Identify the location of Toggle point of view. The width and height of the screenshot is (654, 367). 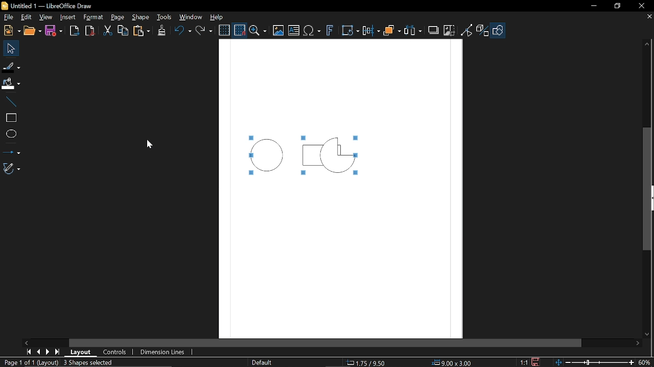
(466, 30).